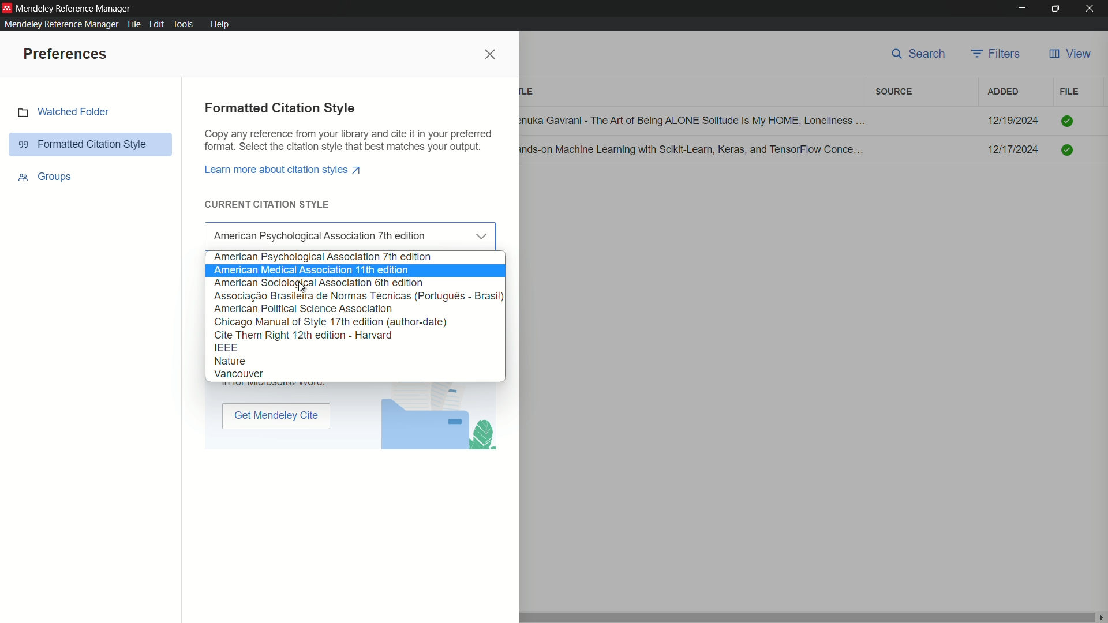  Describe the element at coordinates (919, 56) in the screenshot. I see `search` at that location.